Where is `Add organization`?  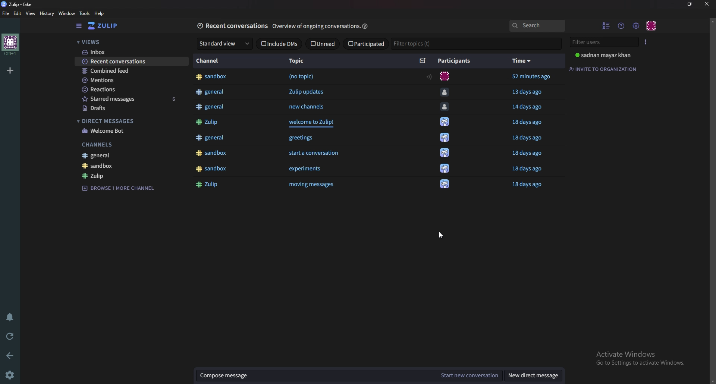 Add organization is located at coordinates (11, 69).